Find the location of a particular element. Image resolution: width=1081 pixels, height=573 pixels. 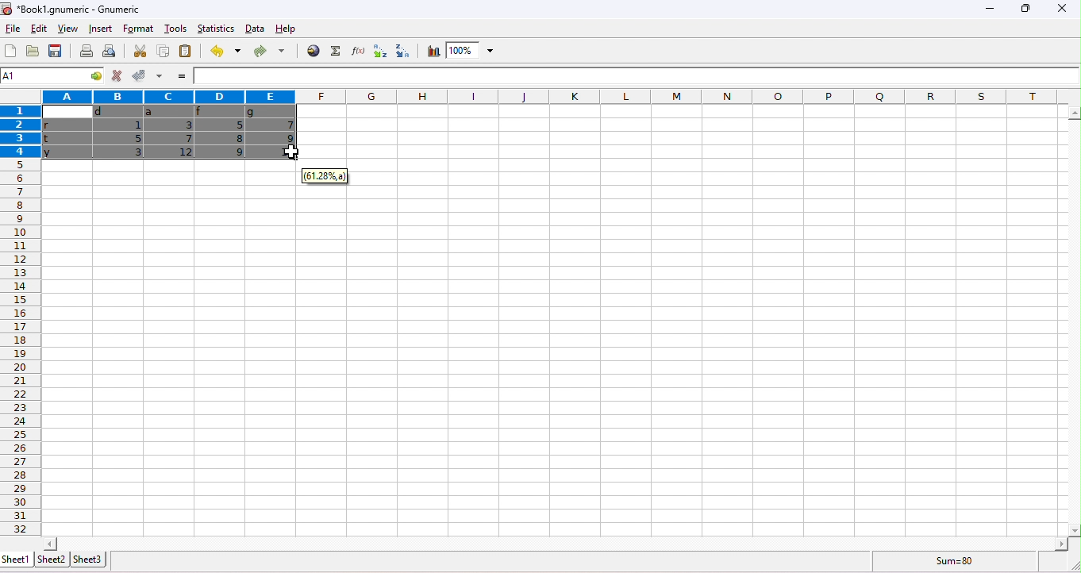

view is located at coordinates (67, 29).